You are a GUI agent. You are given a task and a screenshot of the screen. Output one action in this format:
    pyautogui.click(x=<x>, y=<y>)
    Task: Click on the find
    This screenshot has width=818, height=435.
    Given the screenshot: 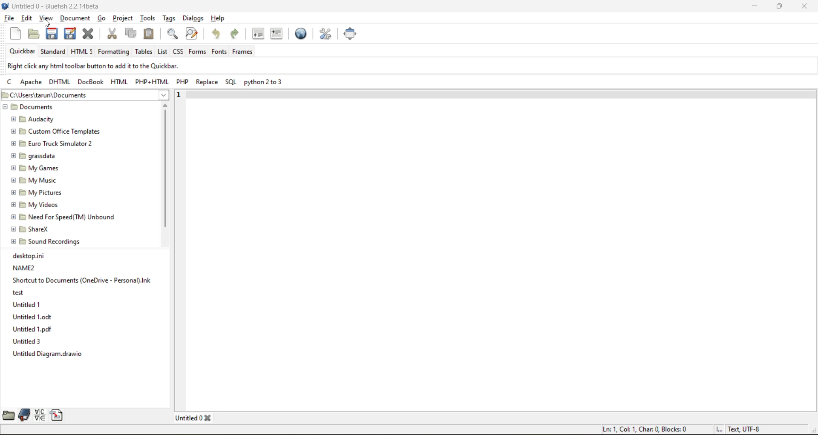 What is the action you would take?
    pyautogui.click(x=174, y=35)
    